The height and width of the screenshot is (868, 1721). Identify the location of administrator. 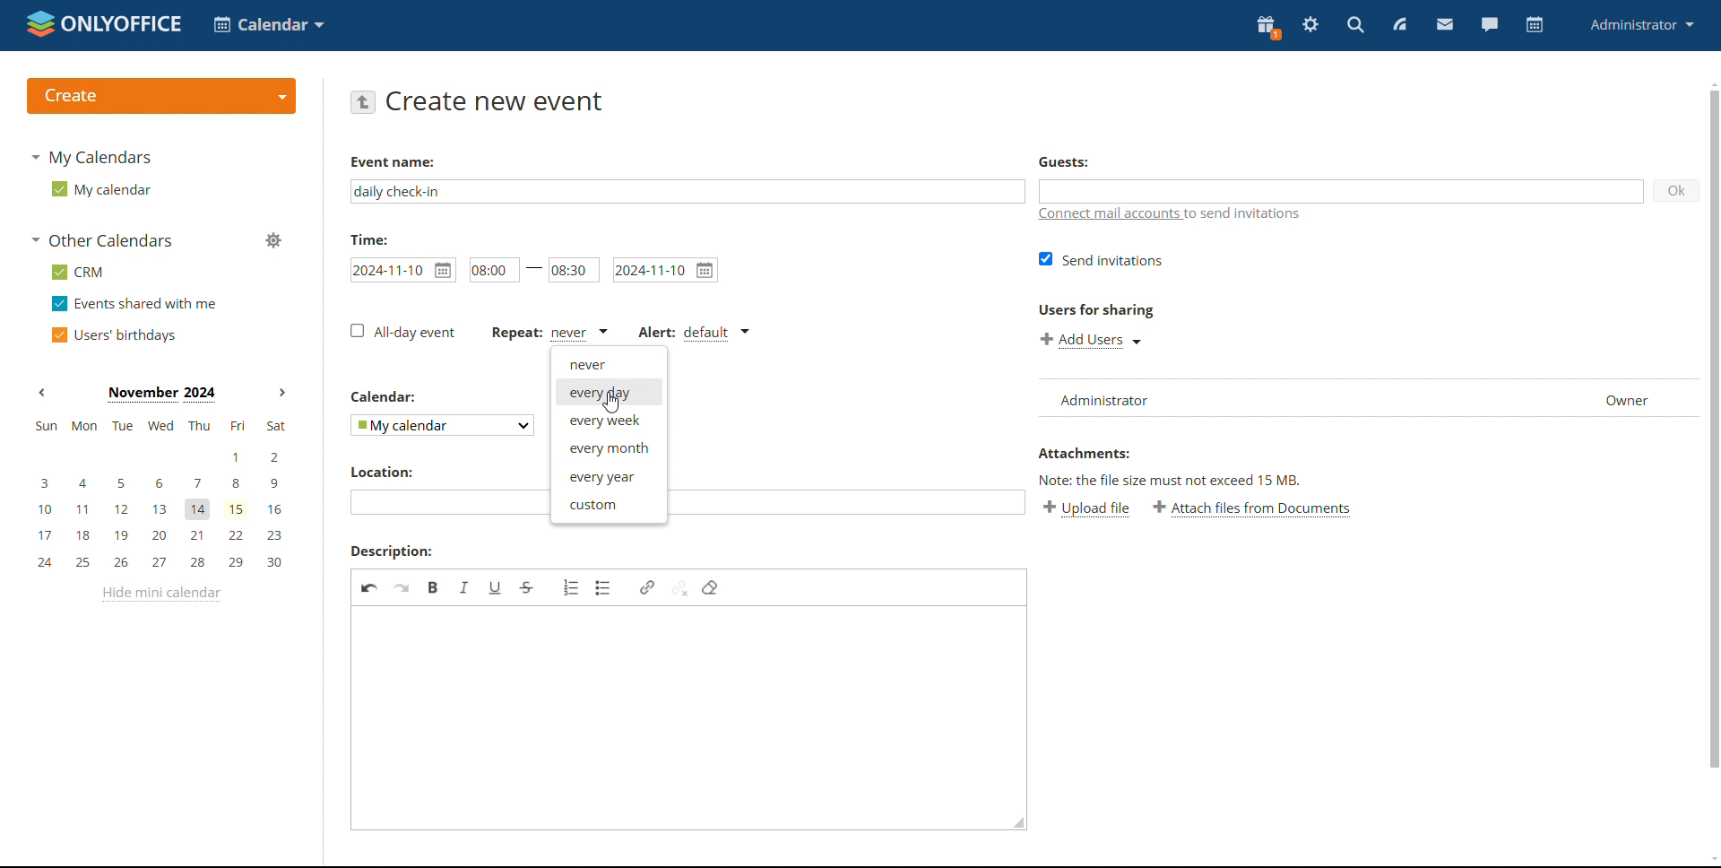
(1640, 23).